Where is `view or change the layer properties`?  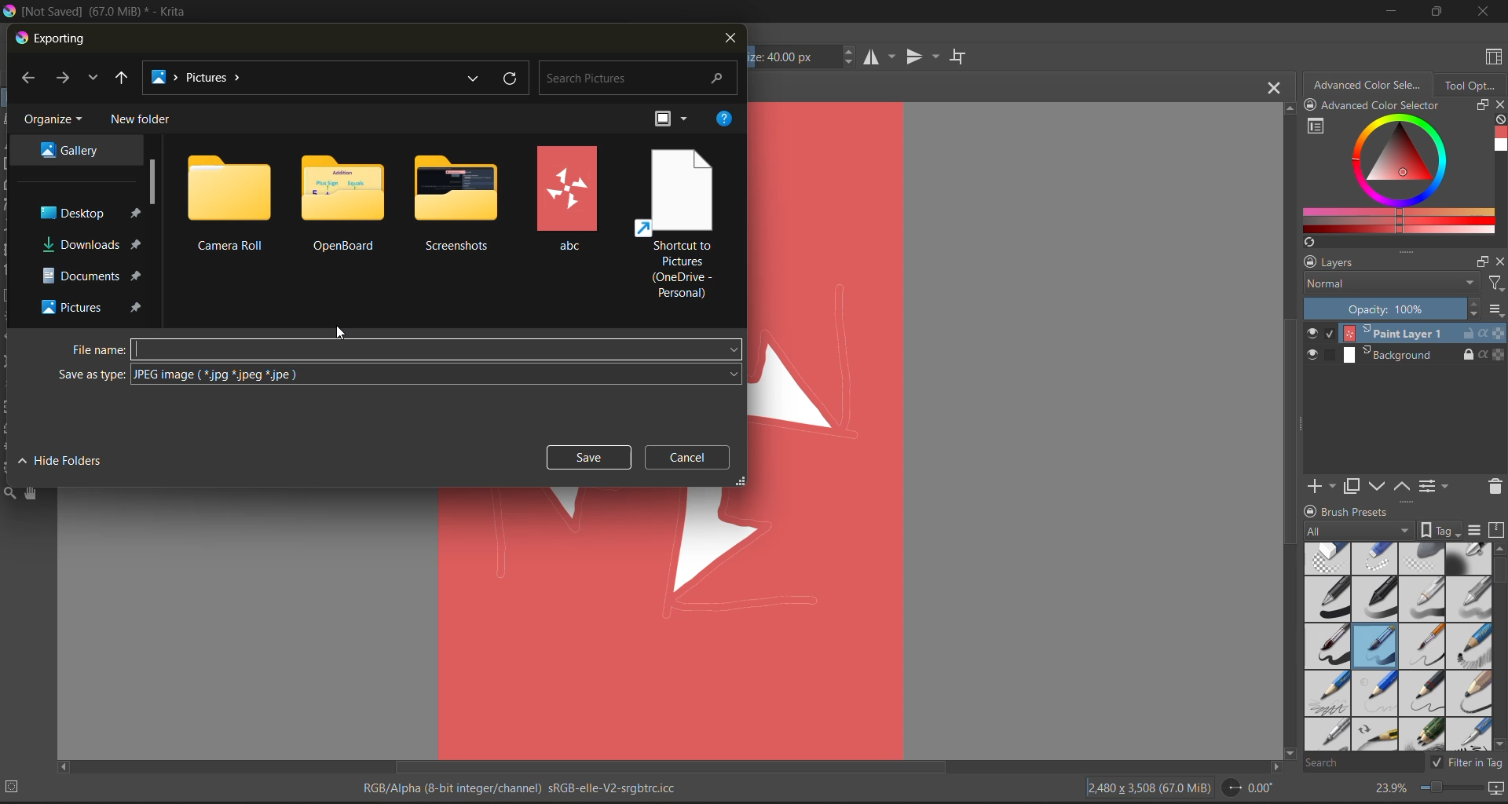
view or change the layer properties is located at coordinates (1435, 484).